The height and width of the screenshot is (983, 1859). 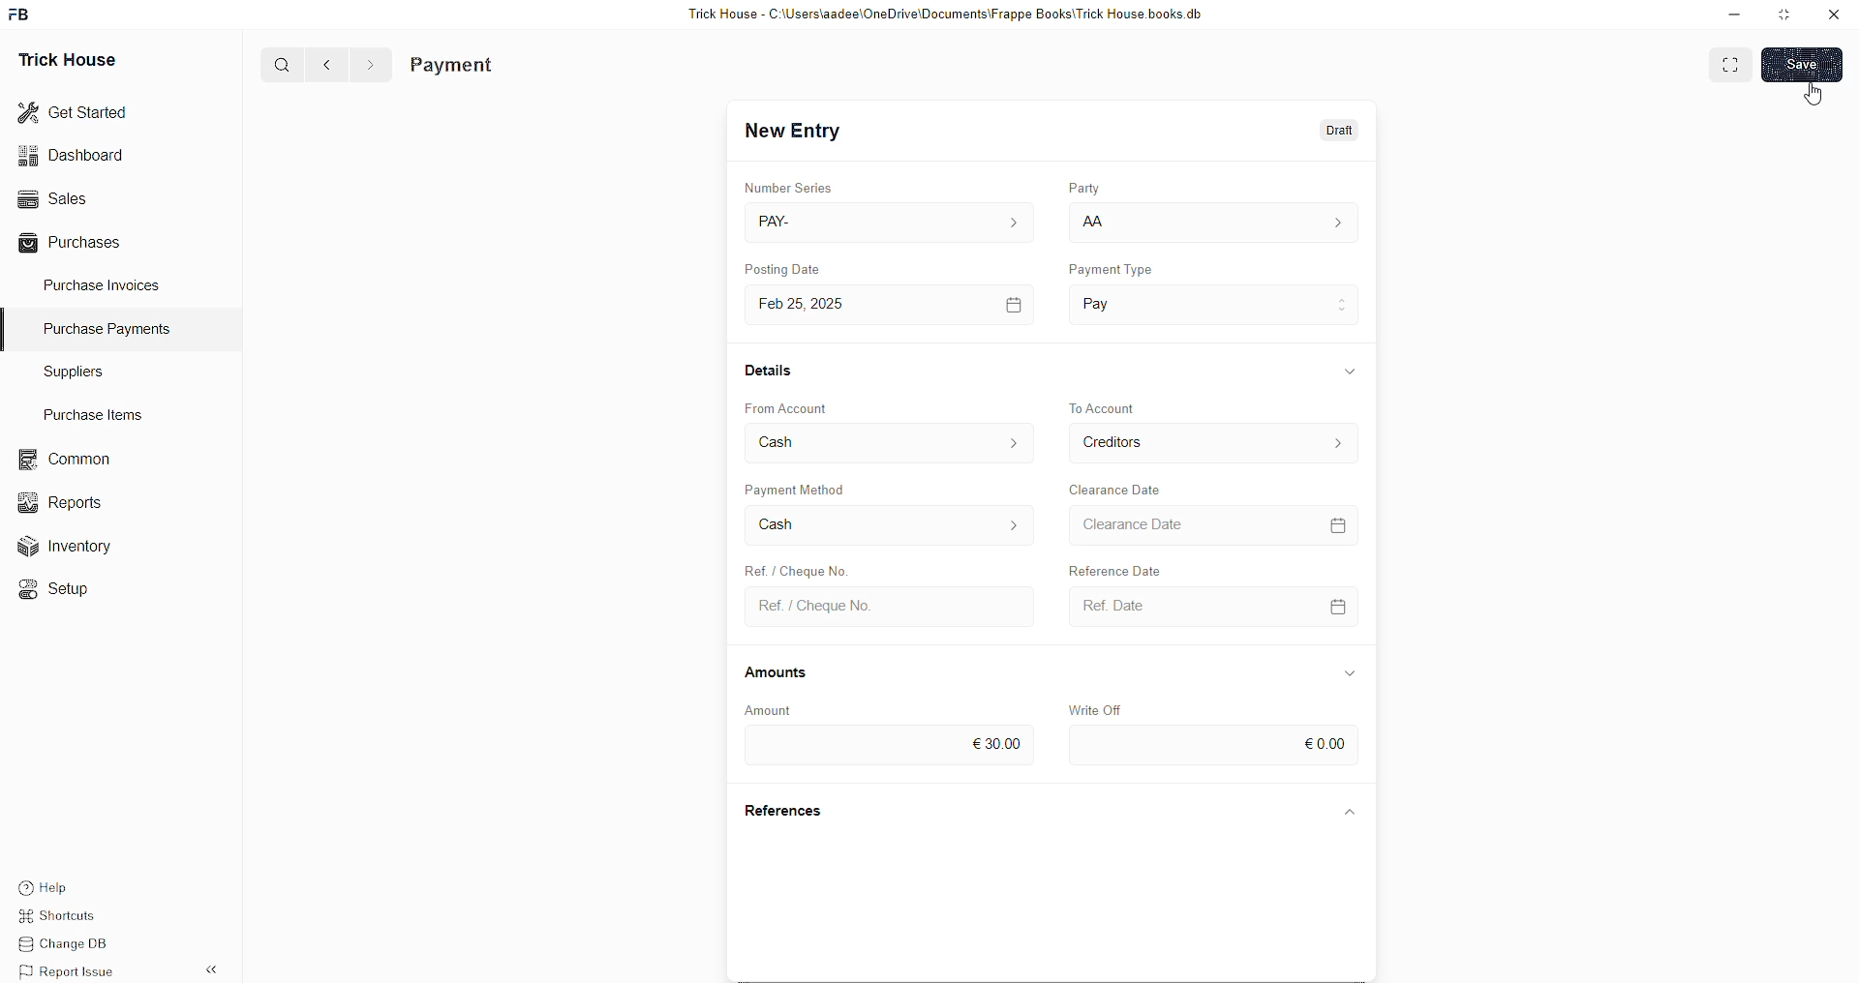 I want to click on €30.00, so click(x=1001, y=739).